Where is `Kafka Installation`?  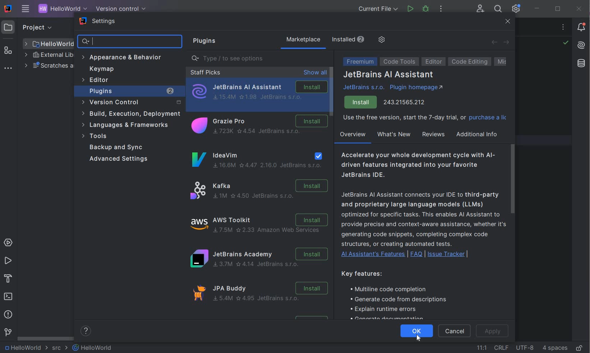 Kafka Installation is located at coordinates (260, 189).